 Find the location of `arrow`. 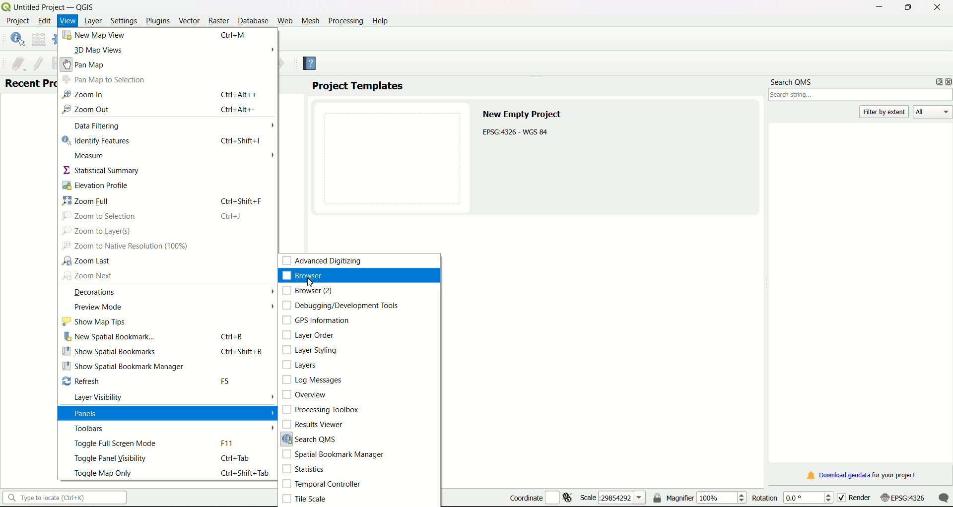

arrow is located at coordinates (271, 50).